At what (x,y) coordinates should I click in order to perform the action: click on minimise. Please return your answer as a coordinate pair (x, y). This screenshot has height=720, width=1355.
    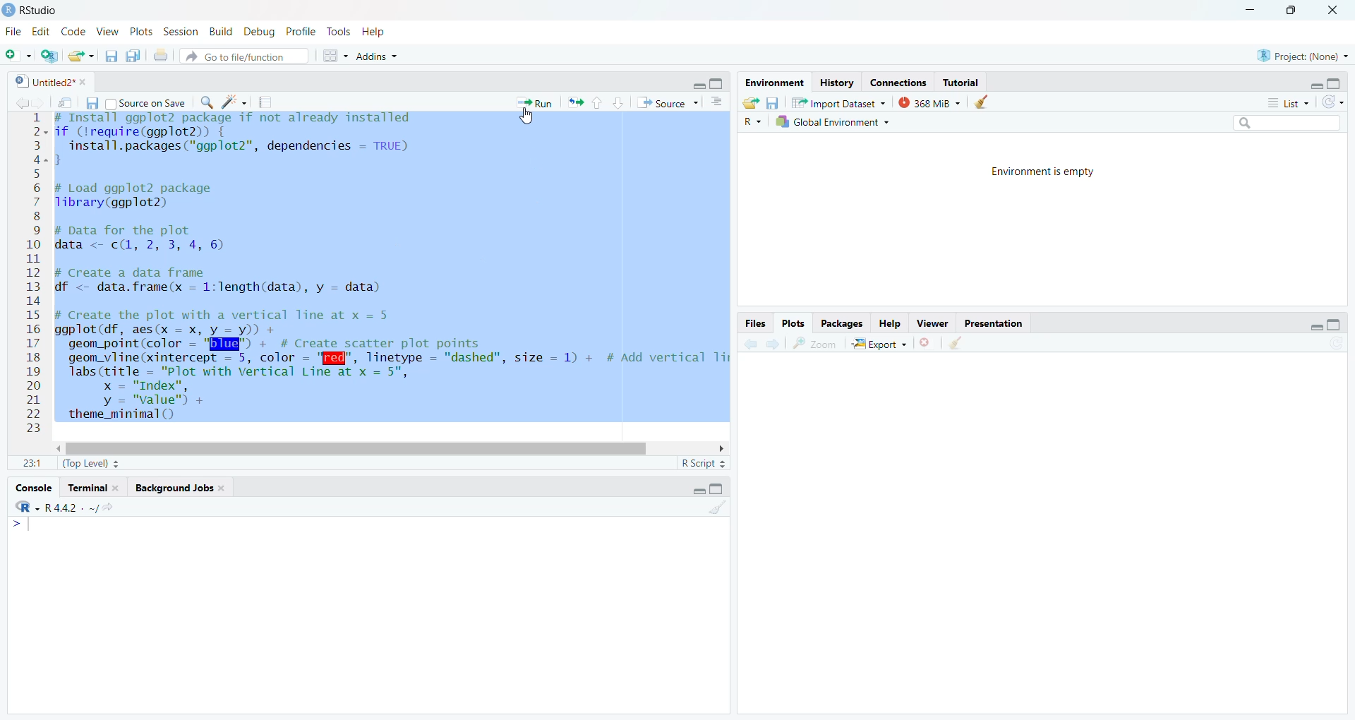
    Looking at the image, I should click on (692, 491).